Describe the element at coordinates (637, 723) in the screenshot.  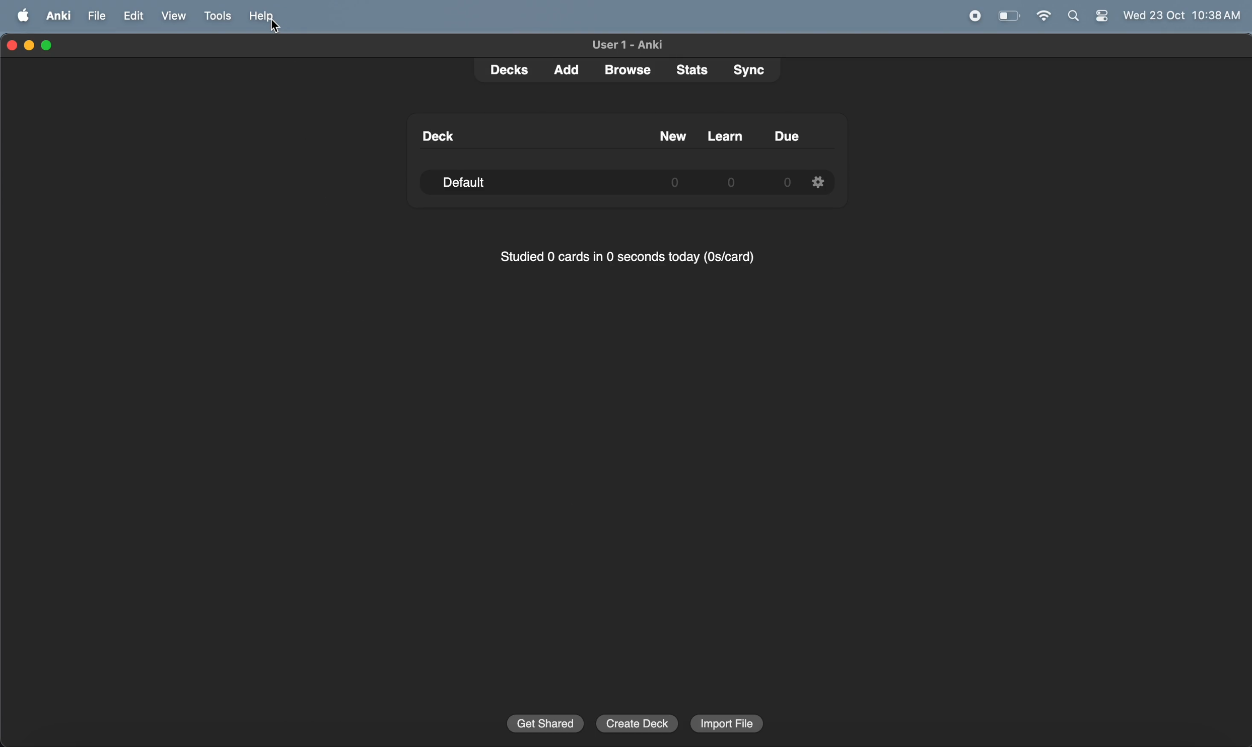
I see `create deck` at that location.